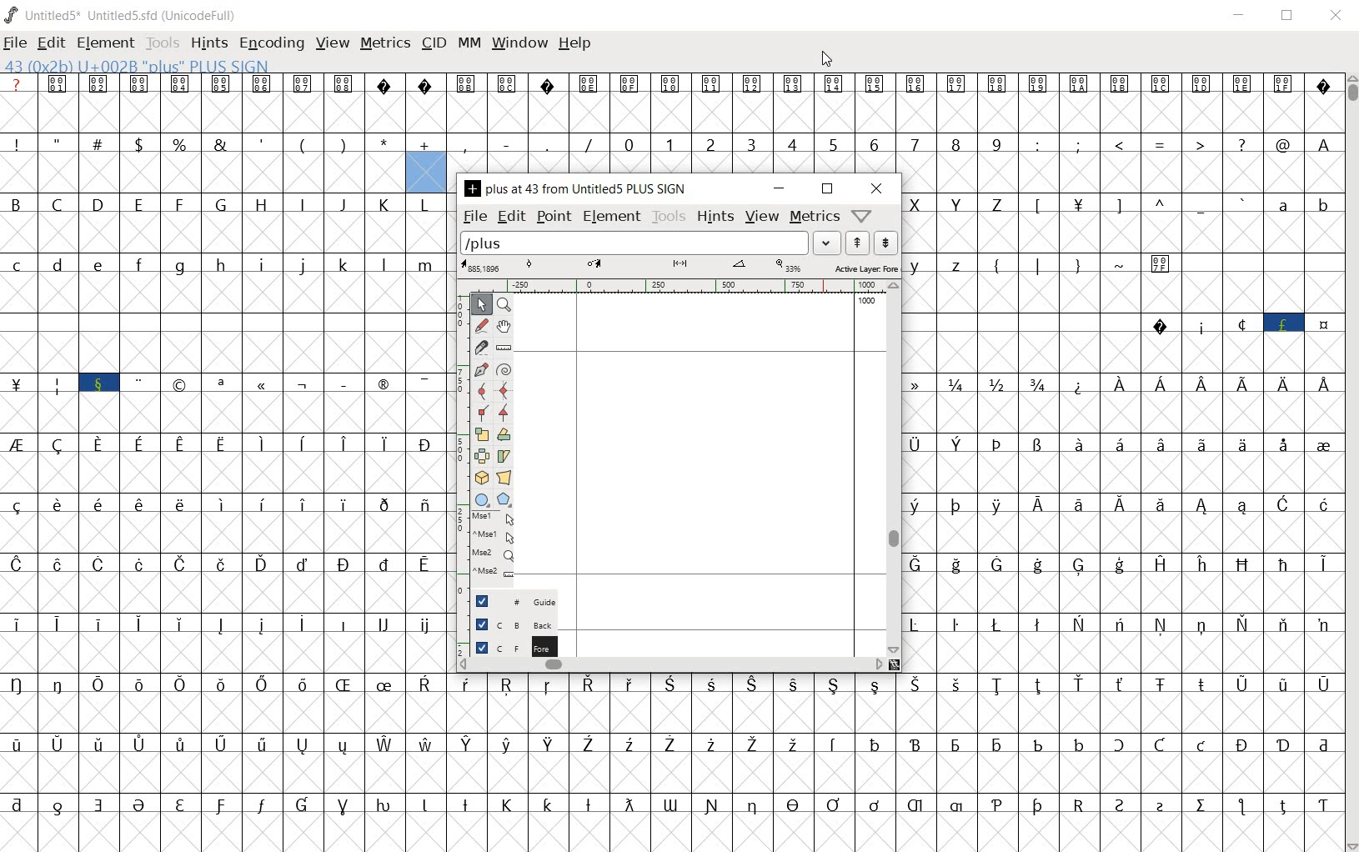 The width and height of the screenshot is (1359, 852). Describe the element at coordinates (921, 524) in the screenshot. I see `` at that location.